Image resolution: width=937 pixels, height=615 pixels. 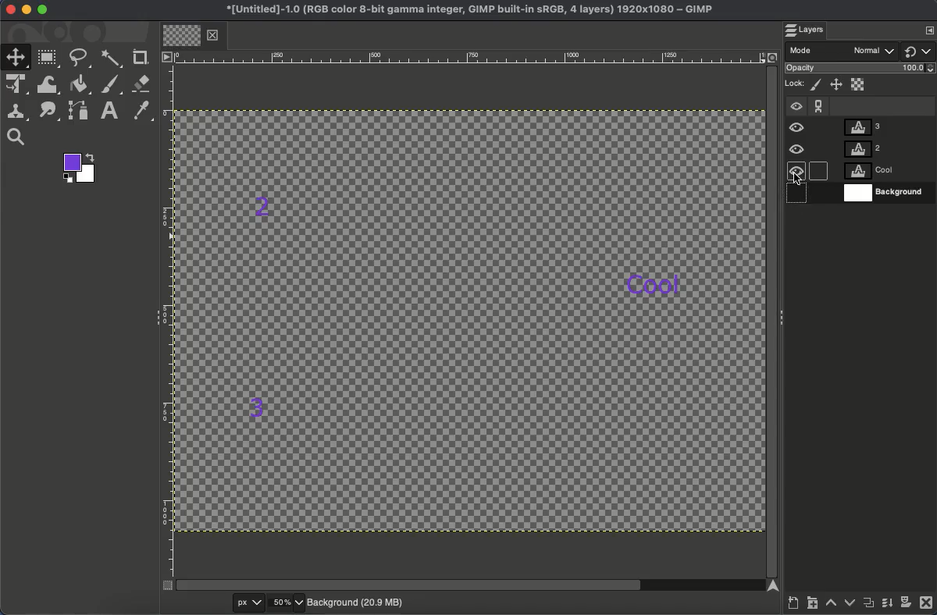 I want to click on Maximize, so click(x=43, y=12).